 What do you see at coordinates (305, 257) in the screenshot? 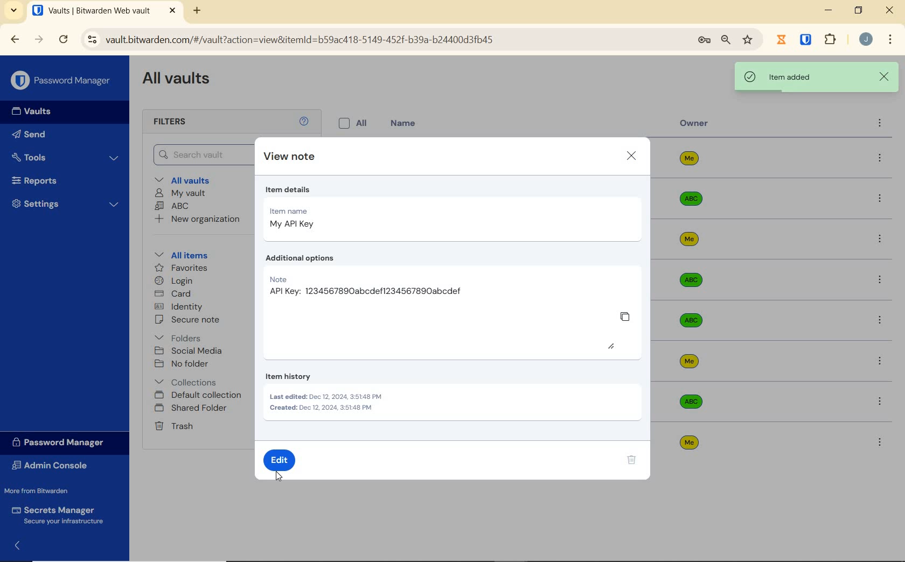
I see `Additional options` at bounding box center [305, 257].